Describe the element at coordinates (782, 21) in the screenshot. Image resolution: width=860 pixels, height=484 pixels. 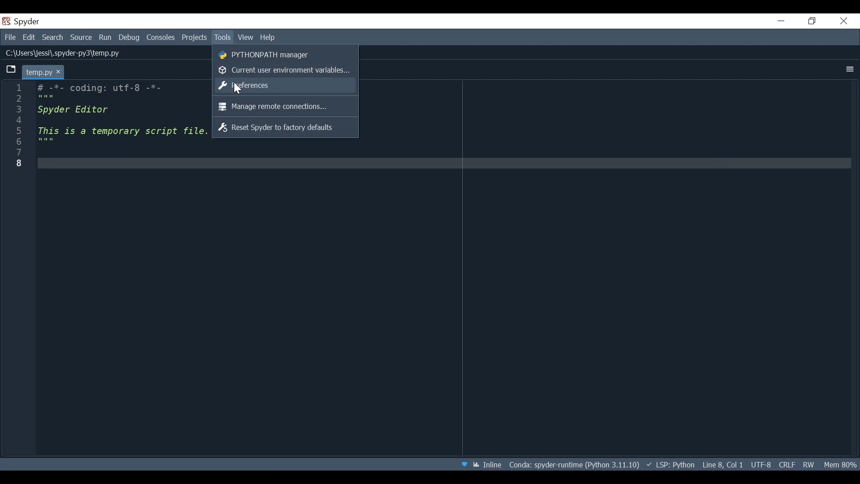
I see `Minimize` at that location.